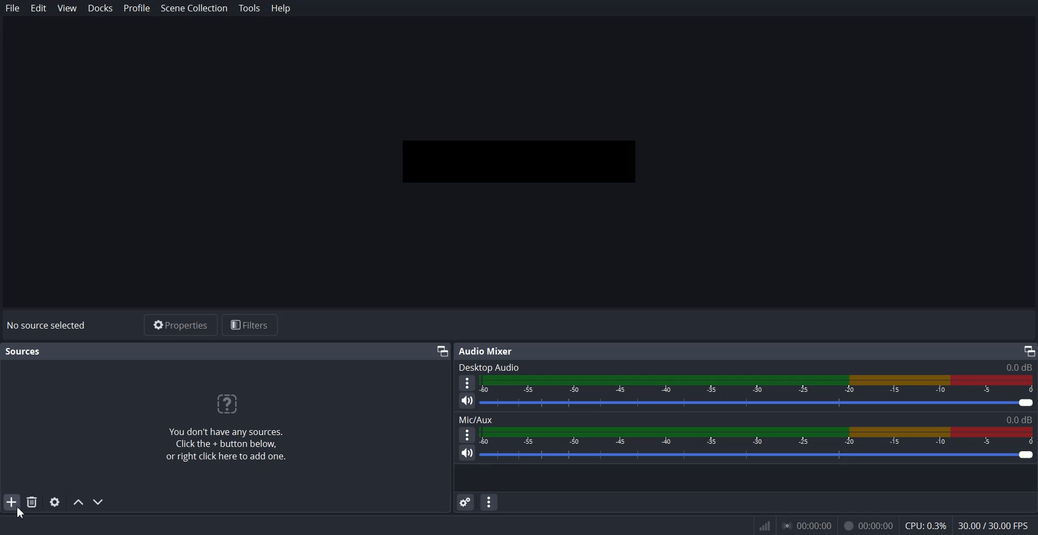 This screenshot has width=1038, height=535. I want to click on 0.00, so click(806, 526).